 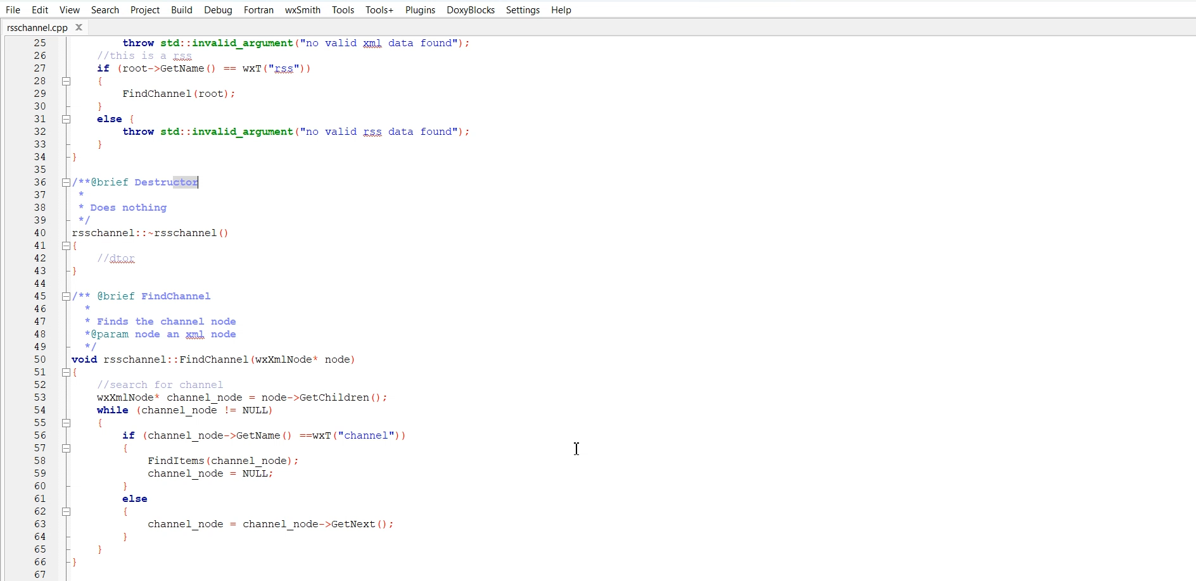 I want to click on Collapse, so click(x=67, y=182).